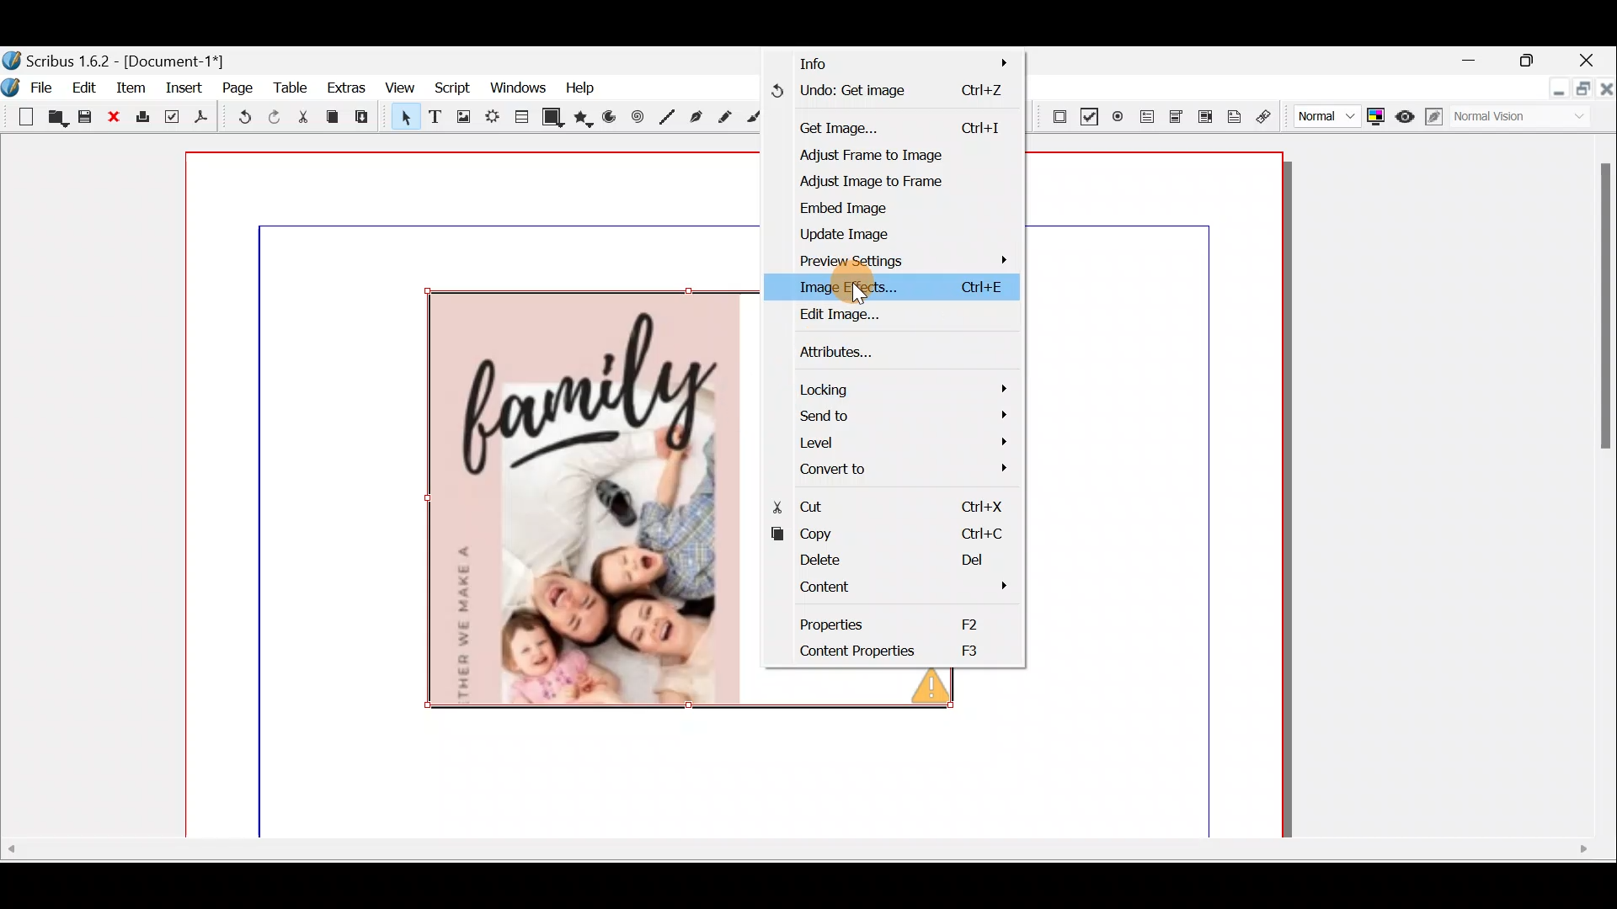 The image size is (1617, 909). What do you see at coordinates (514, 88) in the screenshot?
I see `Windows` at bounding box center [514, 88].